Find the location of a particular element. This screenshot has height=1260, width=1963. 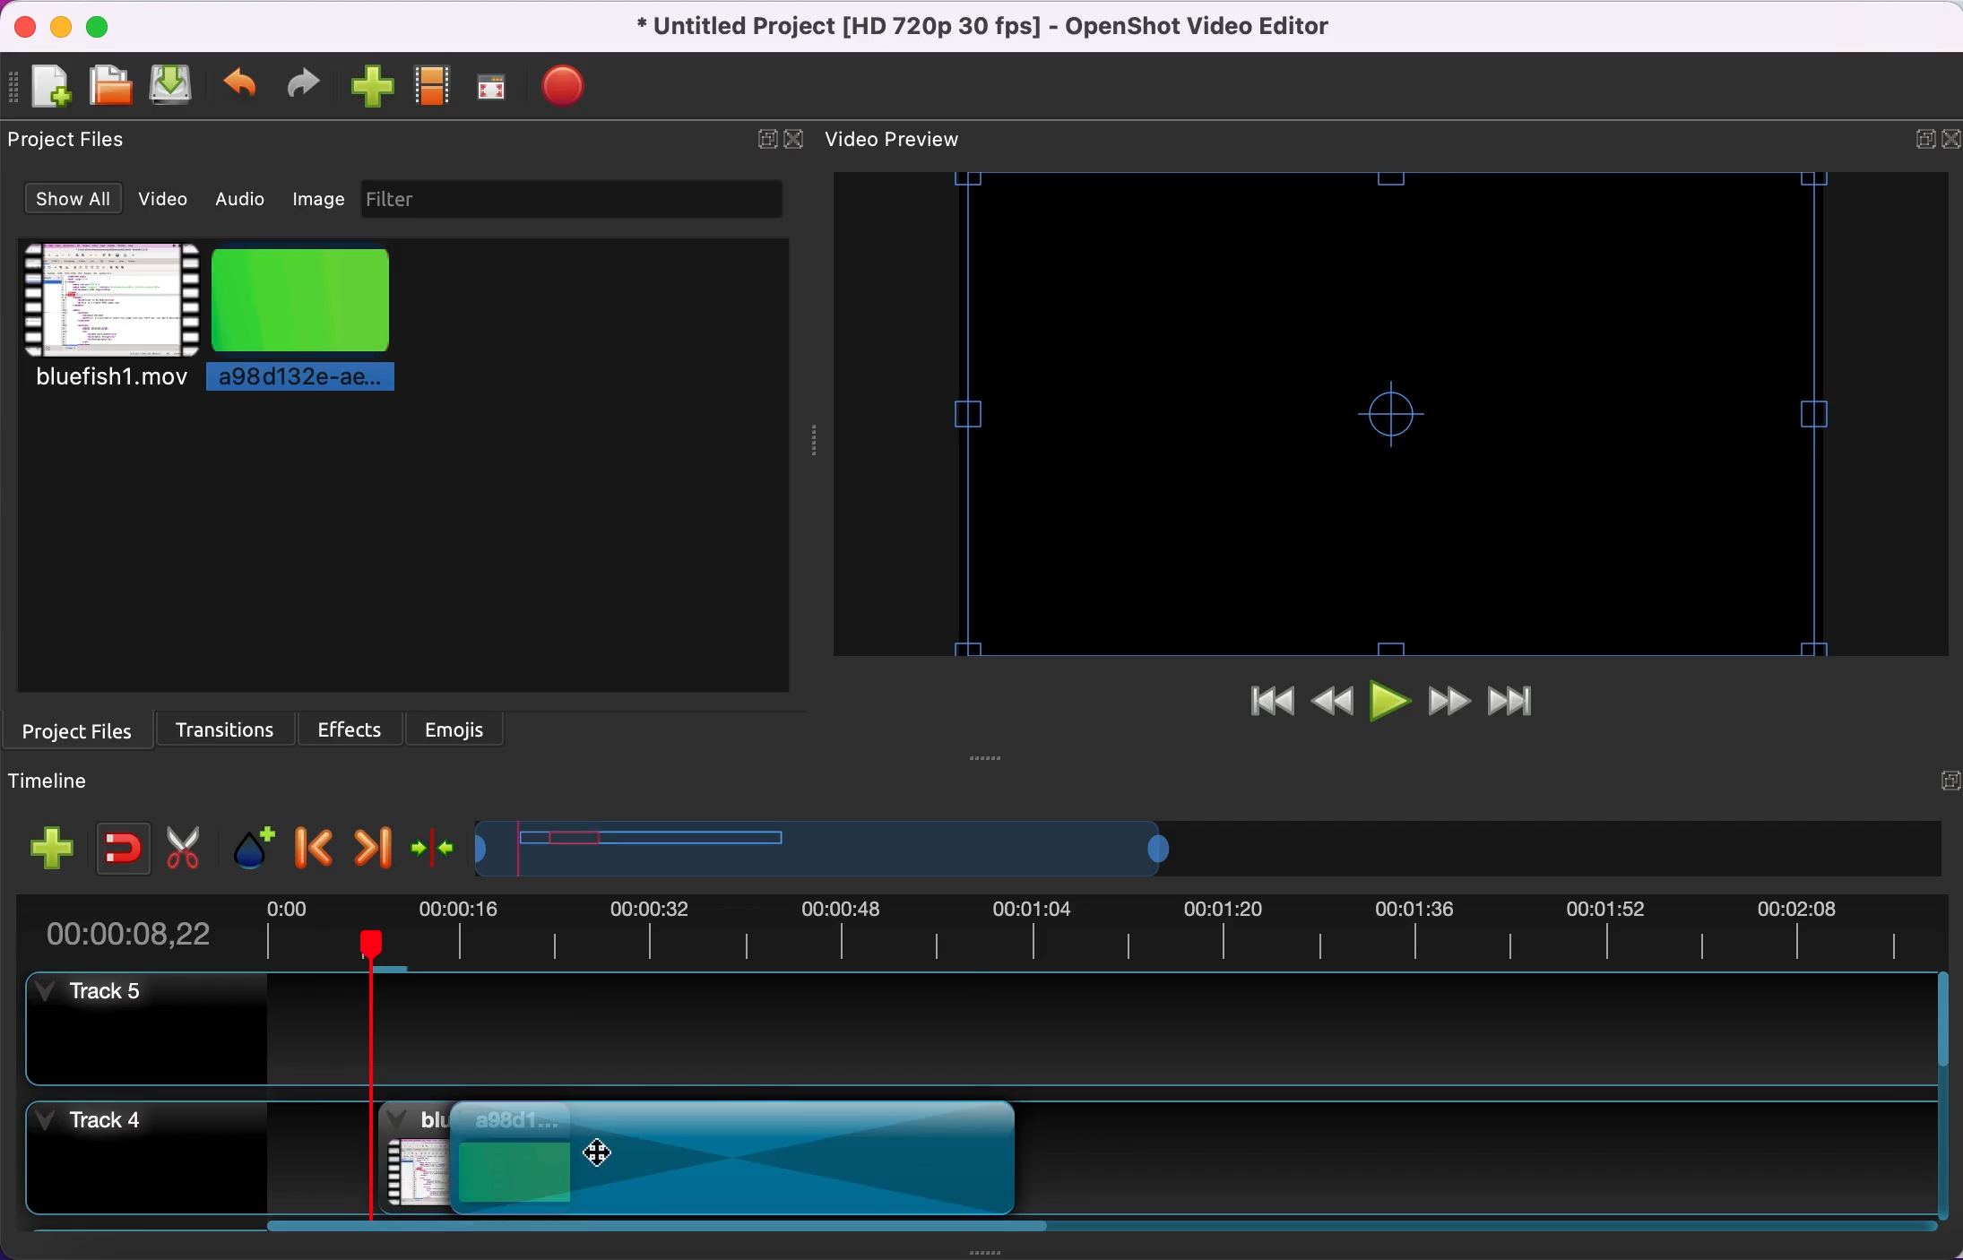

save file is located at coordinates (169, 85).